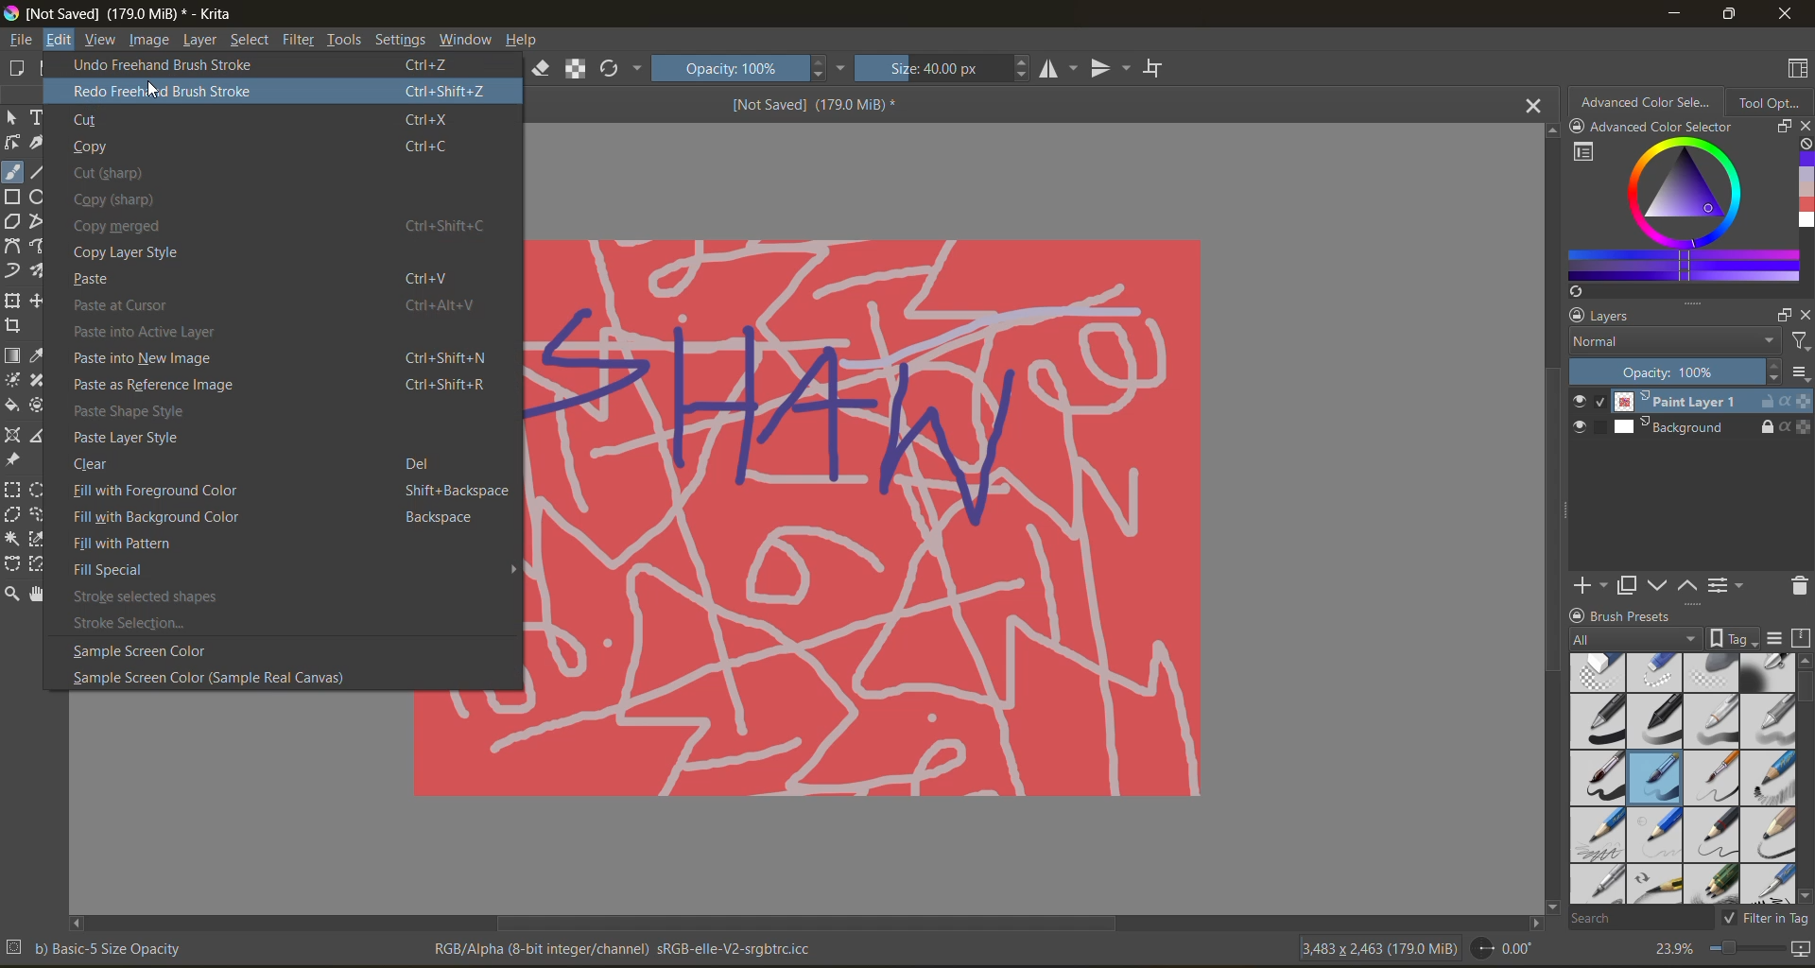  I want to click on copy    Ctrl+C, so click(263, 147).